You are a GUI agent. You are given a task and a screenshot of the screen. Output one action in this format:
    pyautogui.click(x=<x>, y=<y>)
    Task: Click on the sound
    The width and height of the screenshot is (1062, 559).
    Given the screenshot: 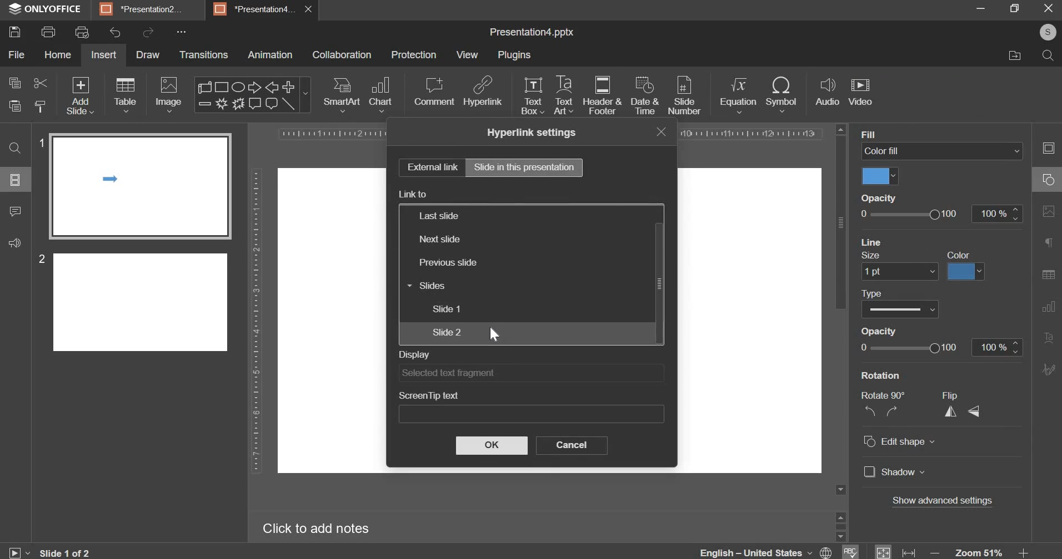 What is the action you would take?
    pyautogui.click(x=14, y=245)
    